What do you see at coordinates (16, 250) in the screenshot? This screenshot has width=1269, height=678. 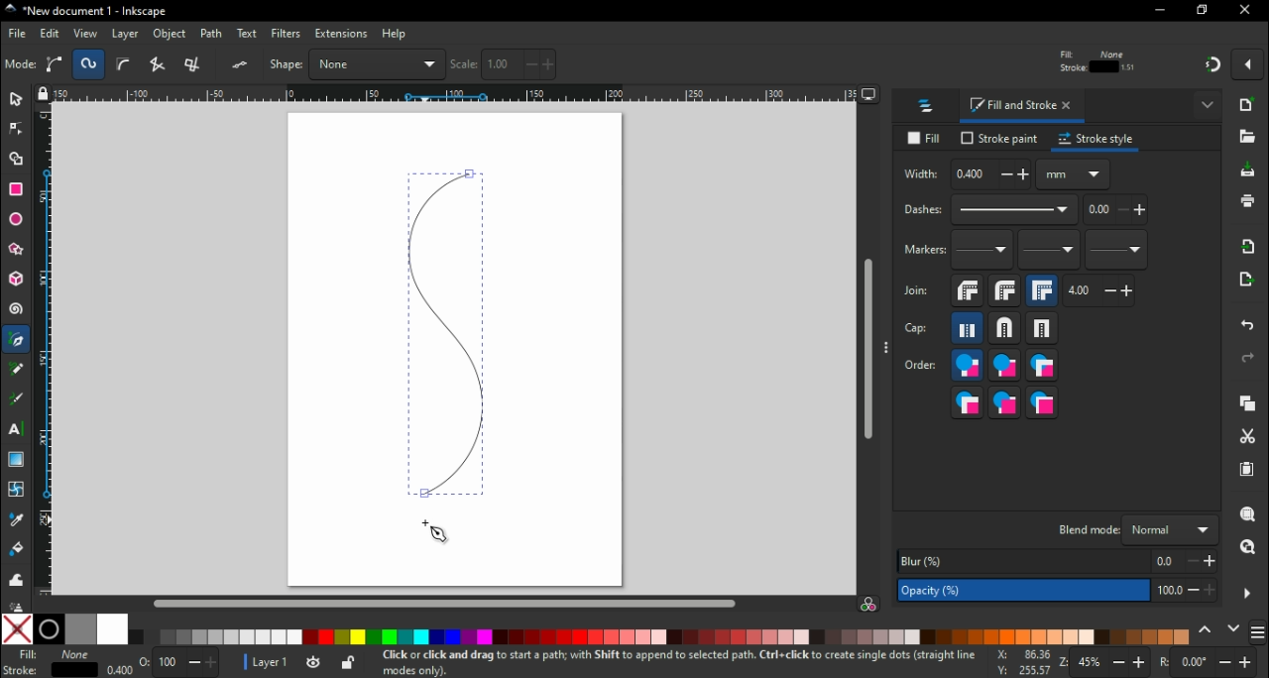 I see `star / polygon tool` at bounding box center [16, 250].